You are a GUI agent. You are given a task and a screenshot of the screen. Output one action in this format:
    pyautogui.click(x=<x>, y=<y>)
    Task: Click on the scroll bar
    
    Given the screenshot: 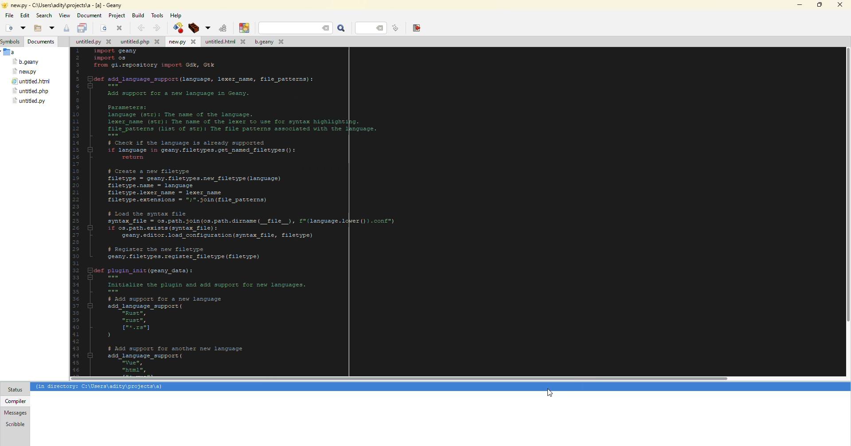 What is the action you would take?
    pyautogui.click(x=400, y=379)
    